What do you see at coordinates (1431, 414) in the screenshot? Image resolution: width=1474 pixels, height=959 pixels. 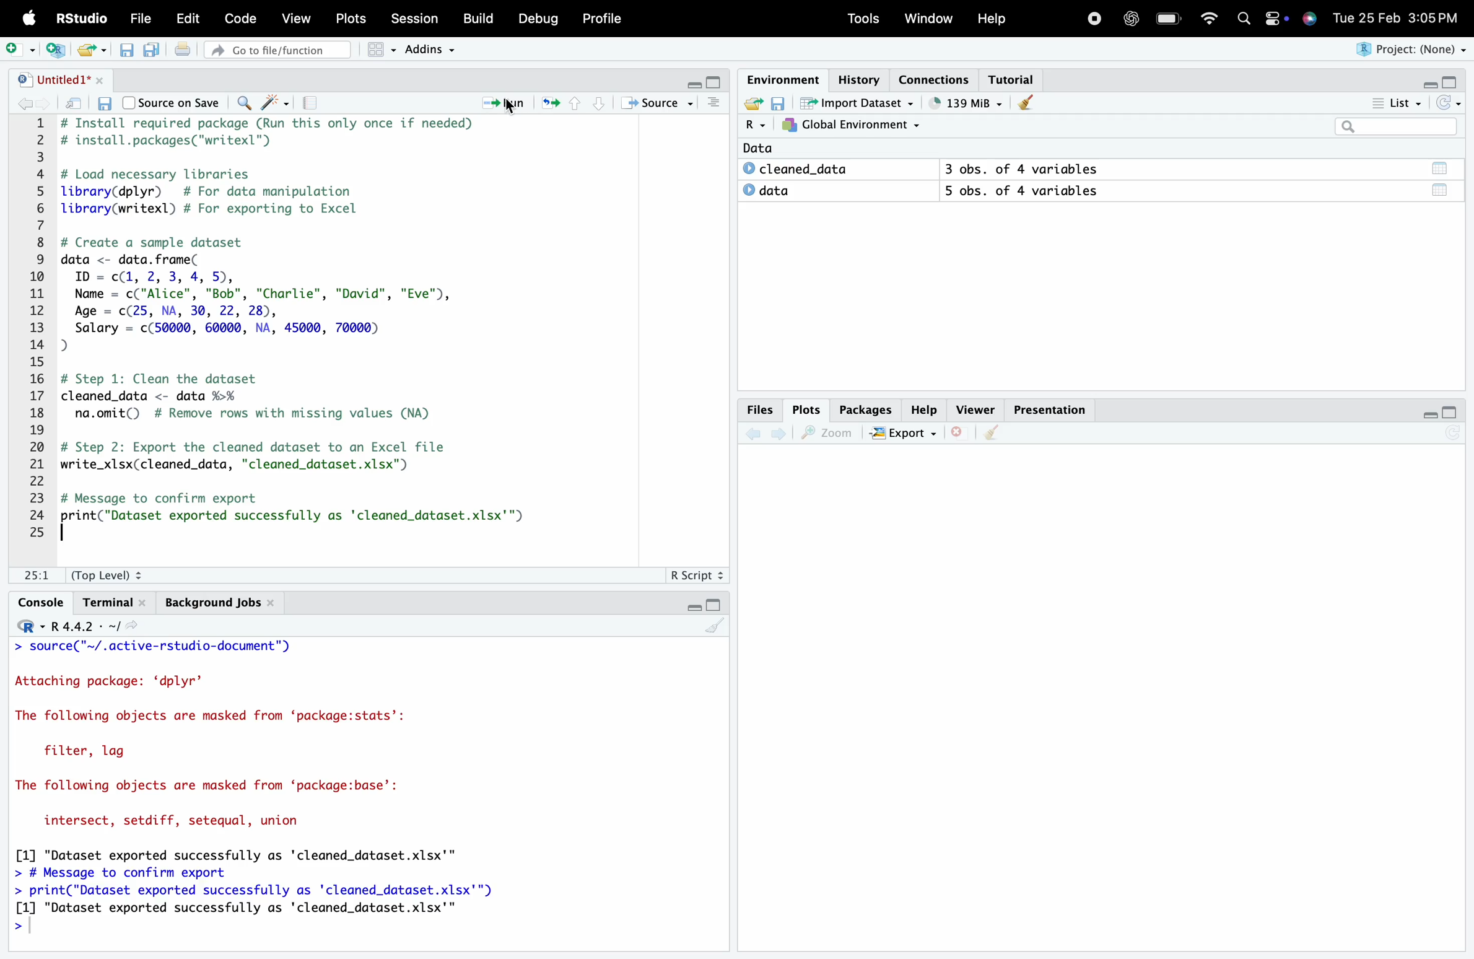 I see `Minimize` at bounding box center [1431, 414].